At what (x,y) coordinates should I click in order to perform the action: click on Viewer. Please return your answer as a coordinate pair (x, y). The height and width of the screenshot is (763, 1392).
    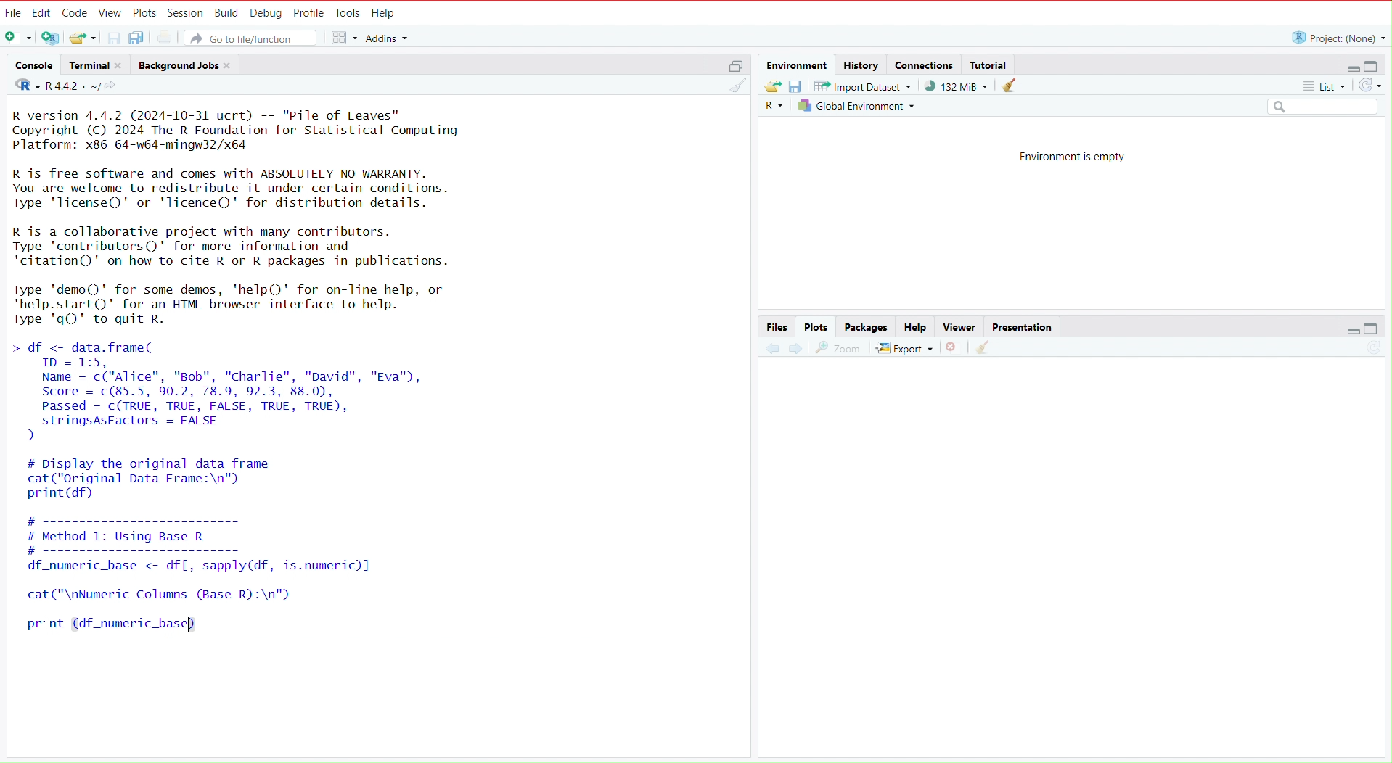
    Looking at the image, I should click on (957, 326).